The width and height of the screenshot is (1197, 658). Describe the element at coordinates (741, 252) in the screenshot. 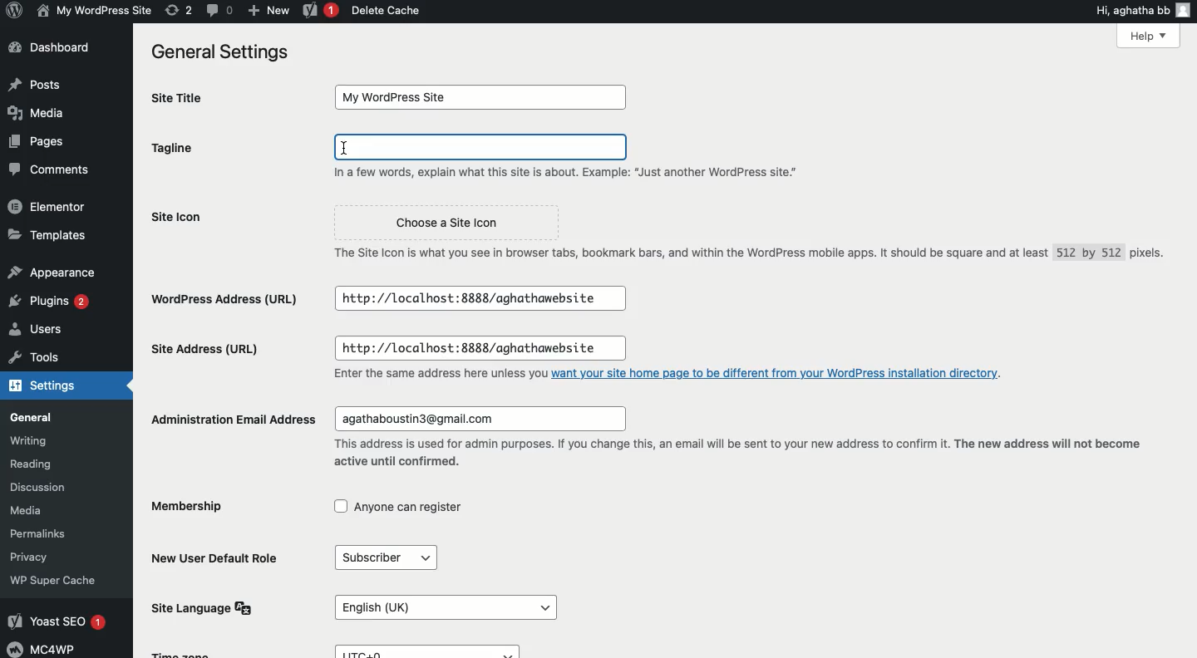

I see `The Site Icon is what you see in browser tabs, bookmark bars, and within the WordPress mobile apps. It should be square and at least 512 by 512 pixels.` at that location.